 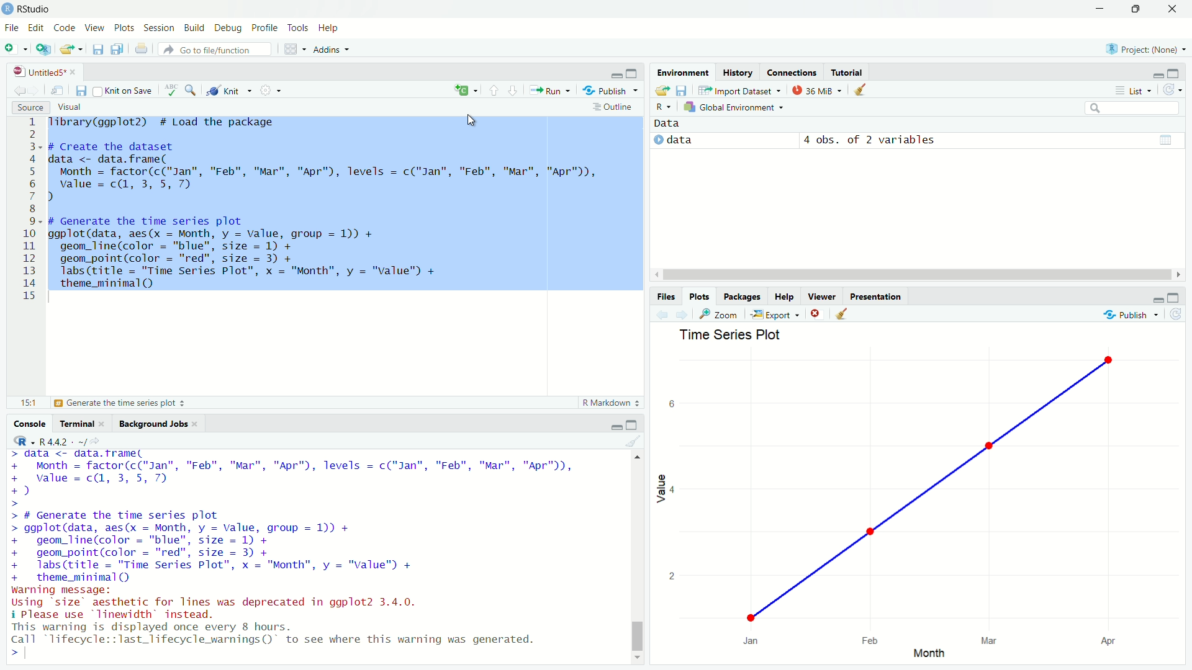 What do you see at coordinates (636, 561) in the screenshot?
I see `scrollbar` at bounding box center [636, 561].